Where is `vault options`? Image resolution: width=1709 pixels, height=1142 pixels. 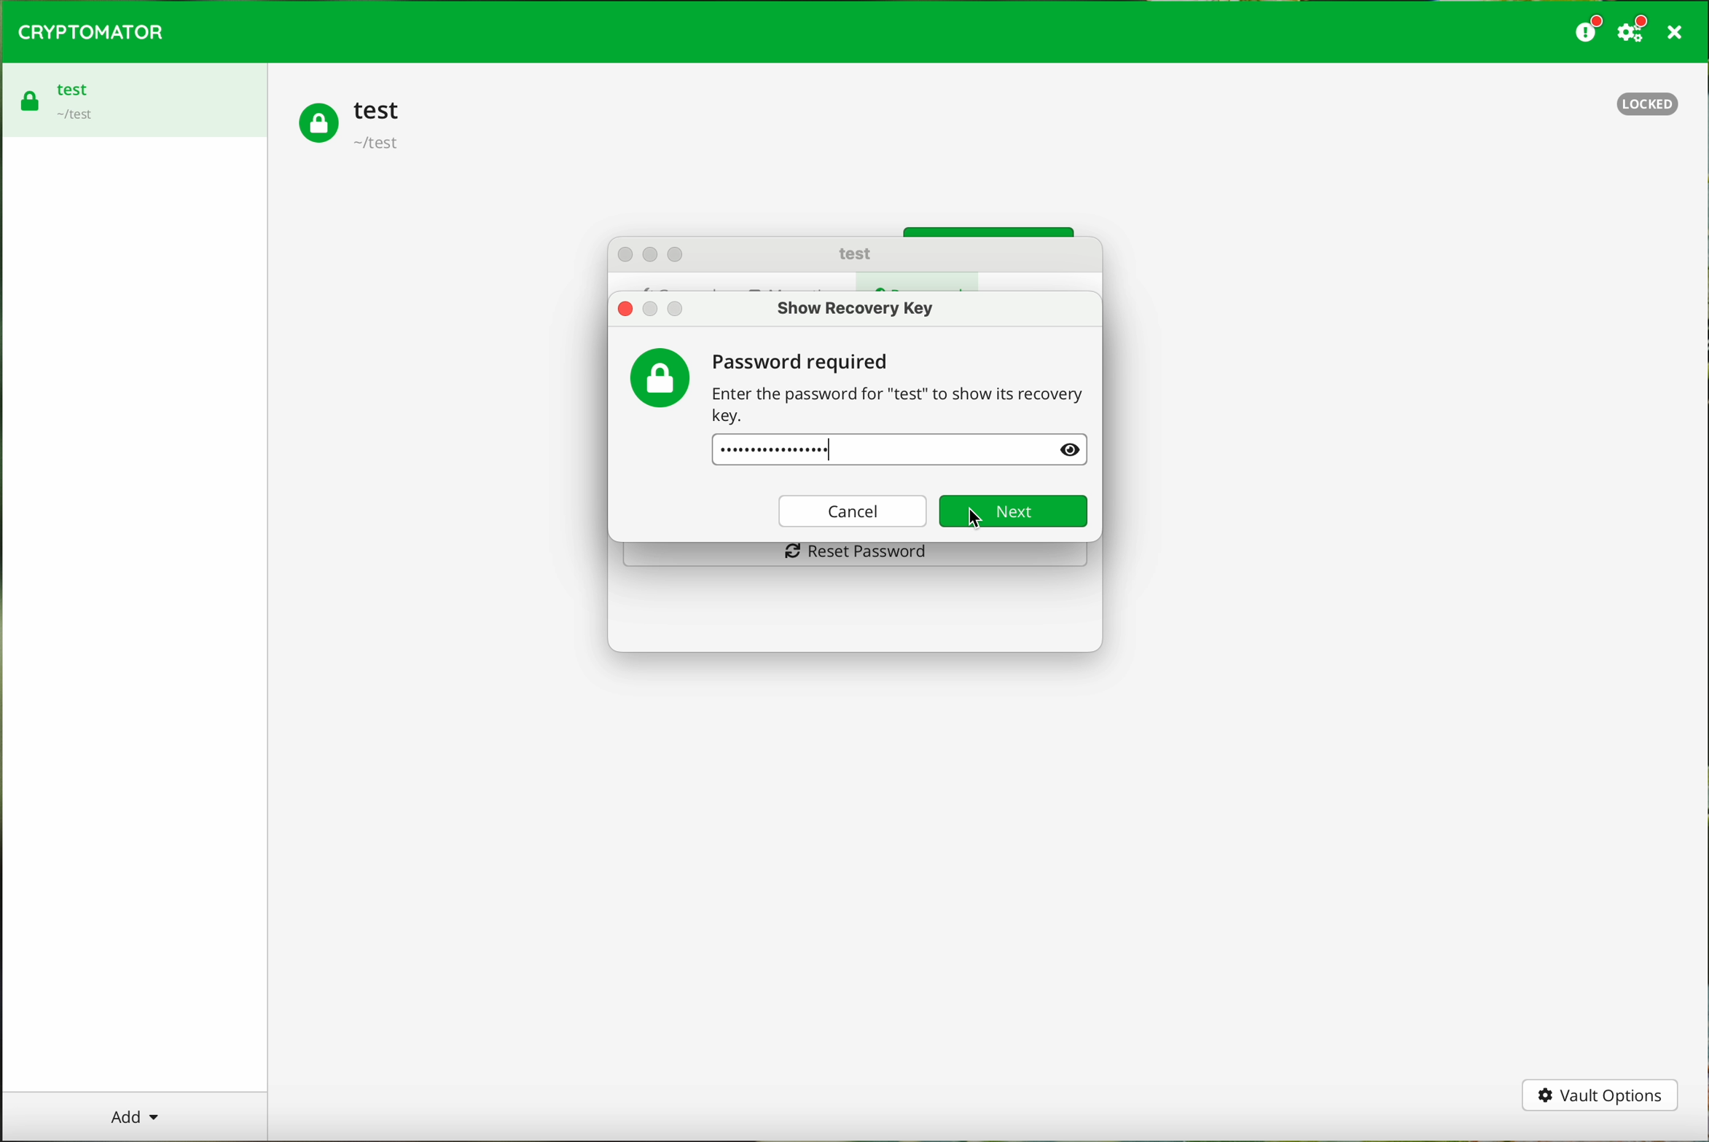 vault options is located at coordinates (1600, 1097).